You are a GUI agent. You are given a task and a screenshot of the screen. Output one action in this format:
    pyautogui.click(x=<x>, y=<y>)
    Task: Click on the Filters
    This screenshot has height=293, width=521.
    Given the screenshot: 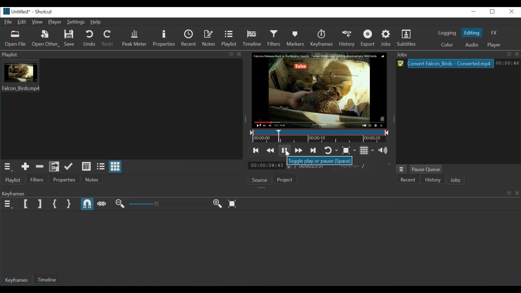 What is the action you would take?
    pyautogui.click(x=274, y=38)
    